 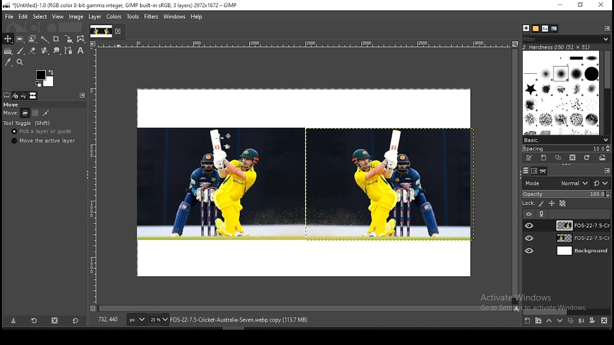 I want to click on move the active layer, so click(x=42, y=141).